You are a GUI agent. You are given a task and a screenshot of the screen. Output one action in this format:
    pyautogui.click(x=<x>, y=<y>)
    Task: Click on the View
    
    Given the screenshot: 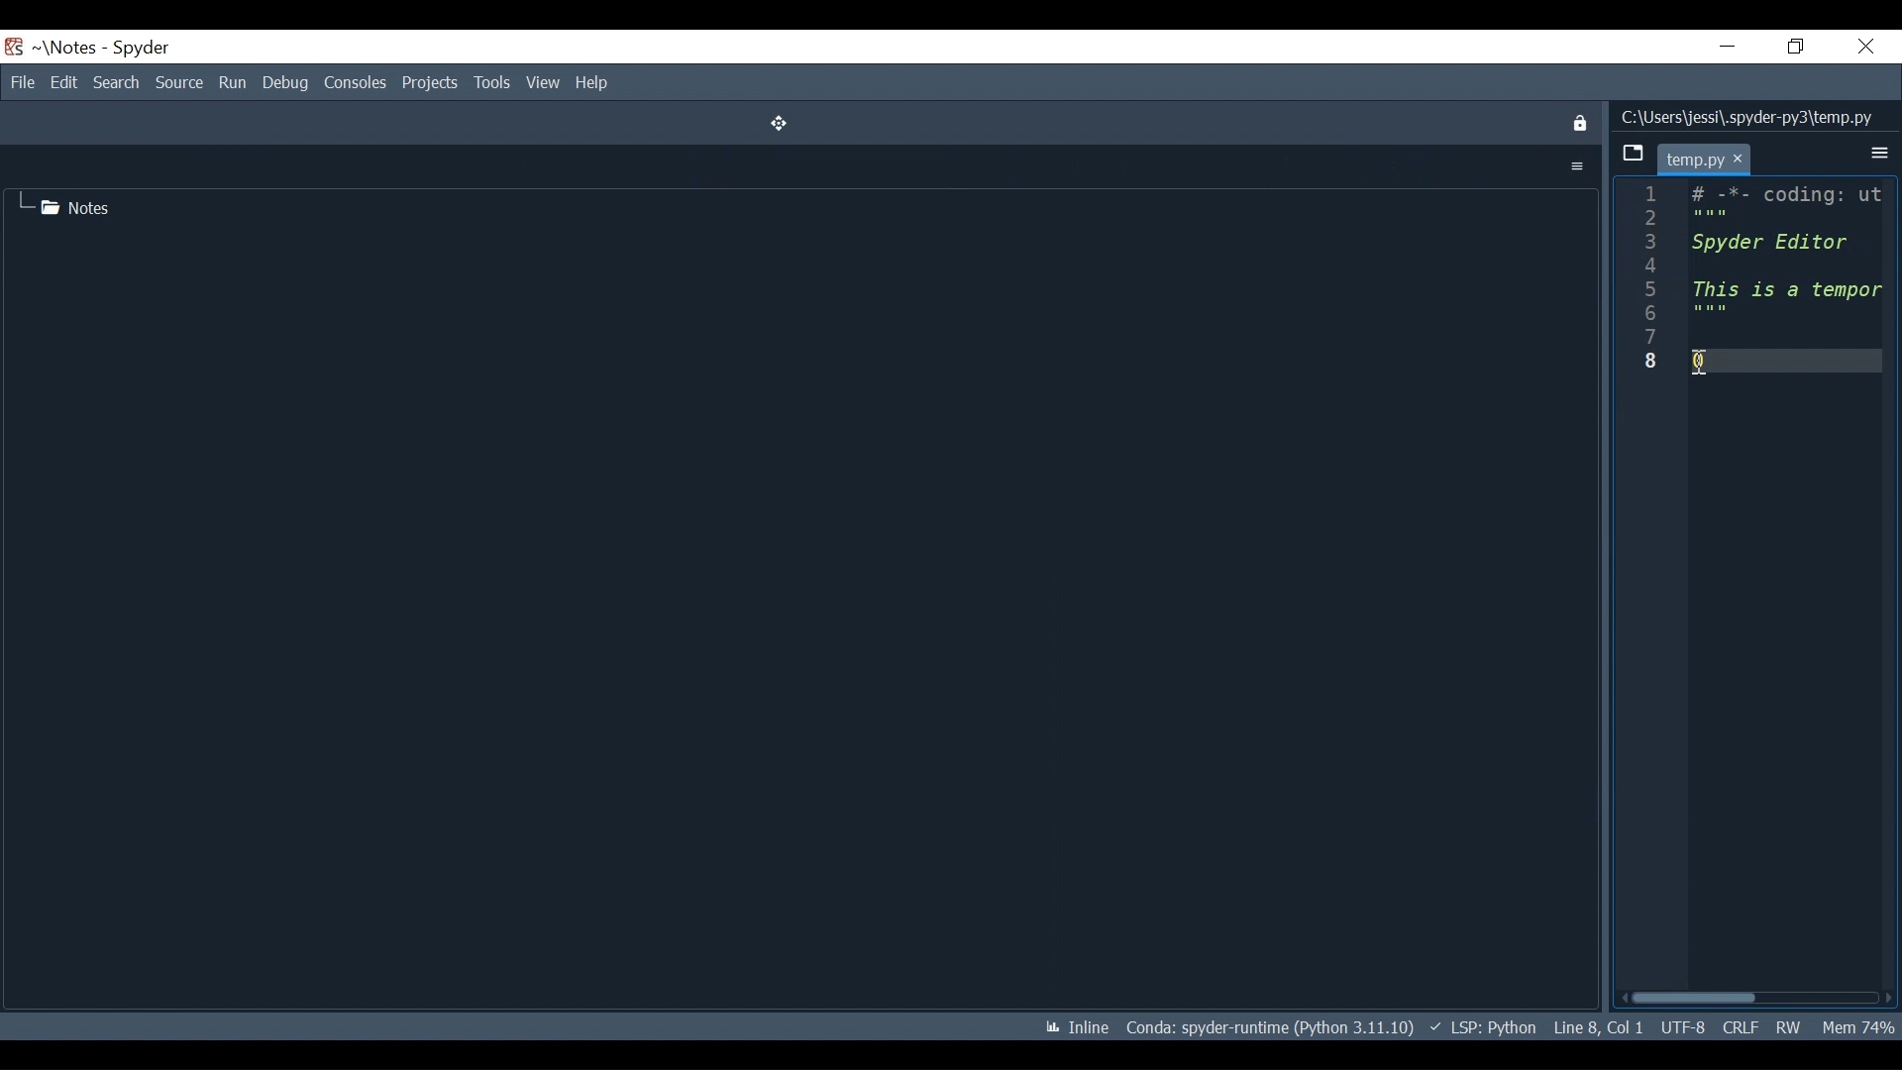 What is the action you would take?
    pyautogui.click(x=544, y=84)
    